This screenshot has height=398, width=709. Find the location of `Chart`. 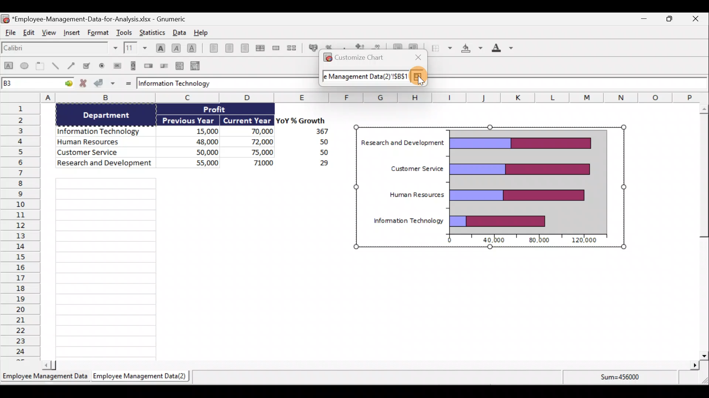

Chart is located at coordinates (488, 187).